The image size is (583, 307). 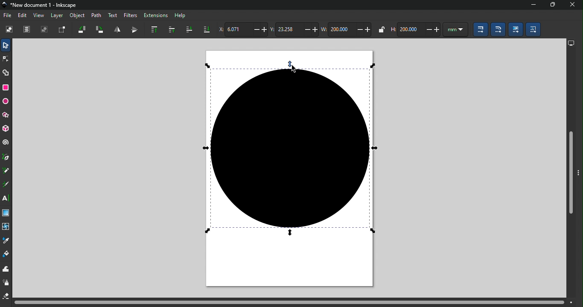 I want to click on Toggle selection box to select all touched objects, so click(x=61, y=30).